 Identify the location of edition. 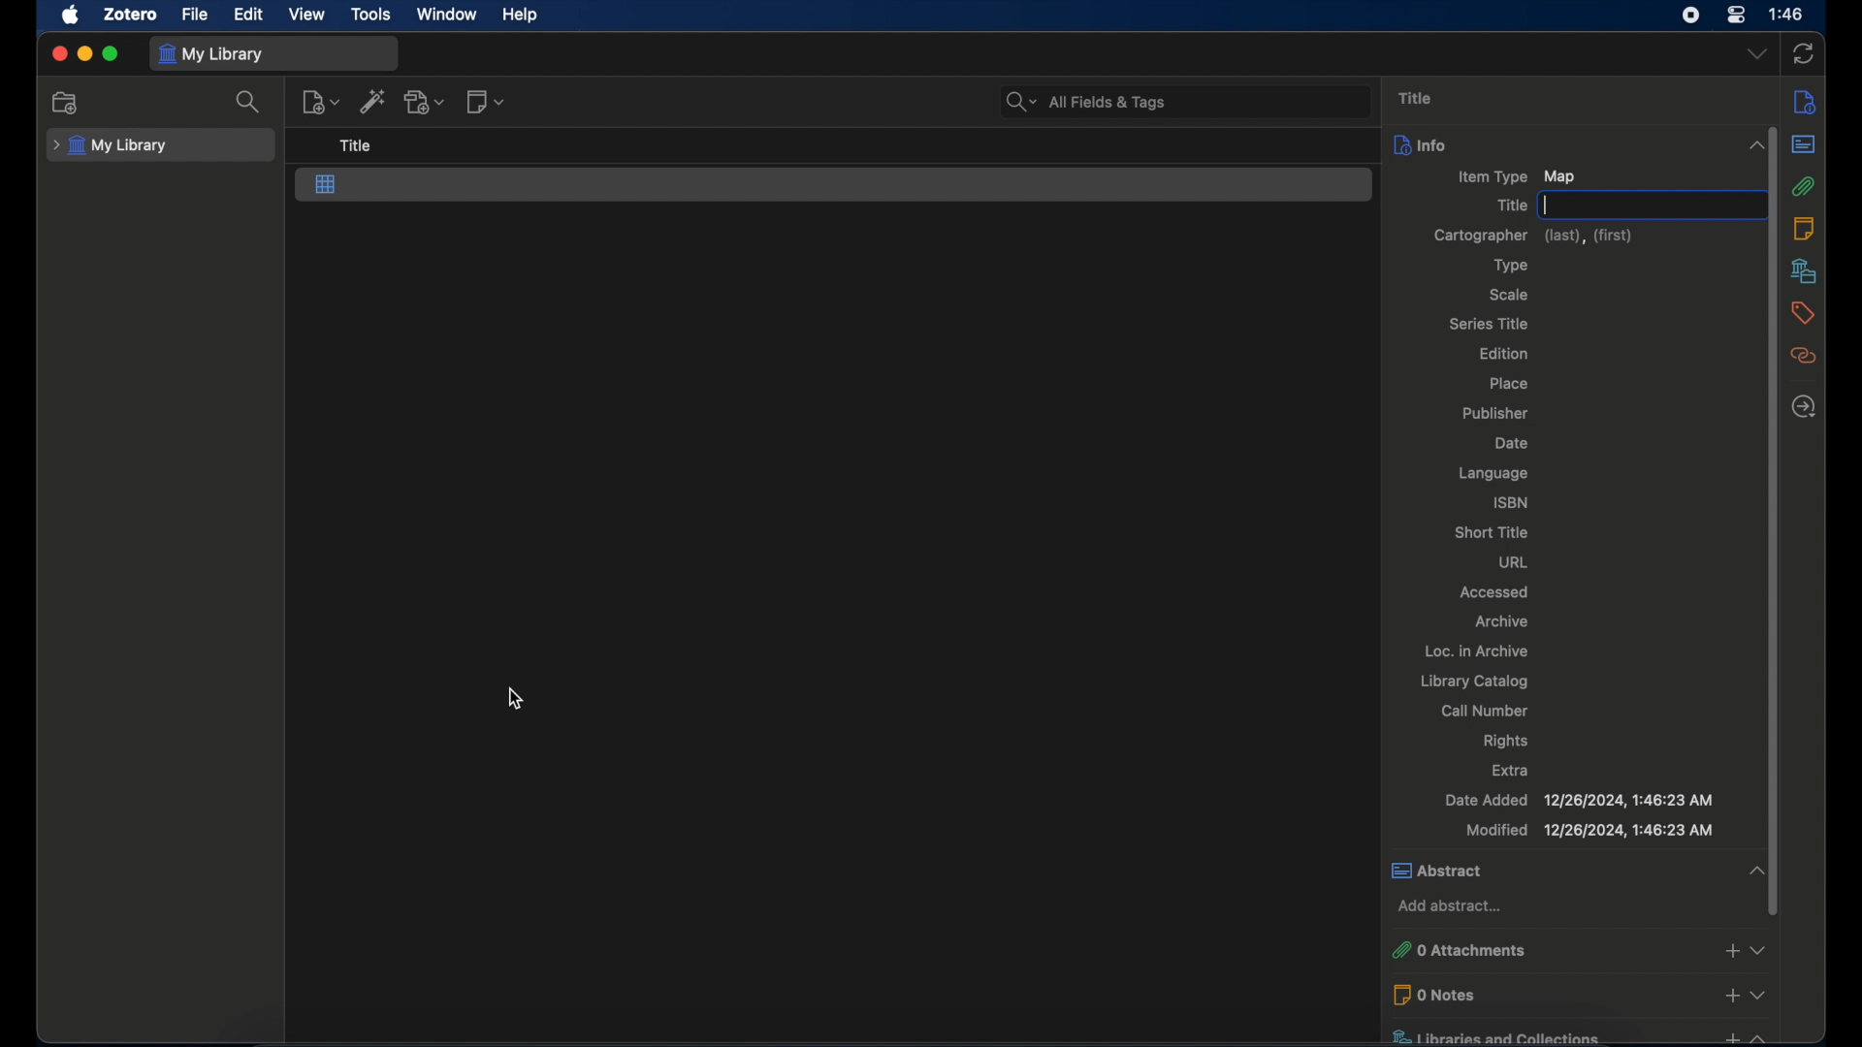
(1505, 353).